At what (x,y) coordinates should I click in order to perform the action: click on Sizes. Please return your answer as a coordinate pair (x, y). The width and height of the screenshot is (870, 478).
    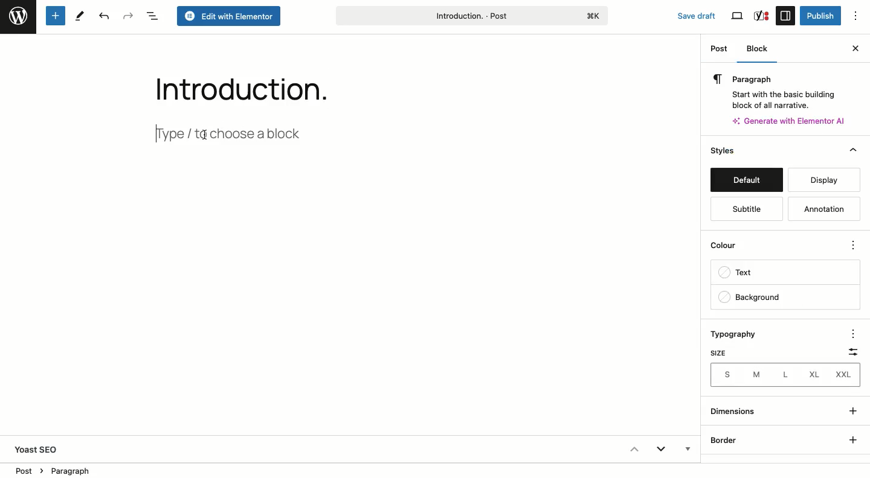
    Looking at the image, I should click on (784, 375).